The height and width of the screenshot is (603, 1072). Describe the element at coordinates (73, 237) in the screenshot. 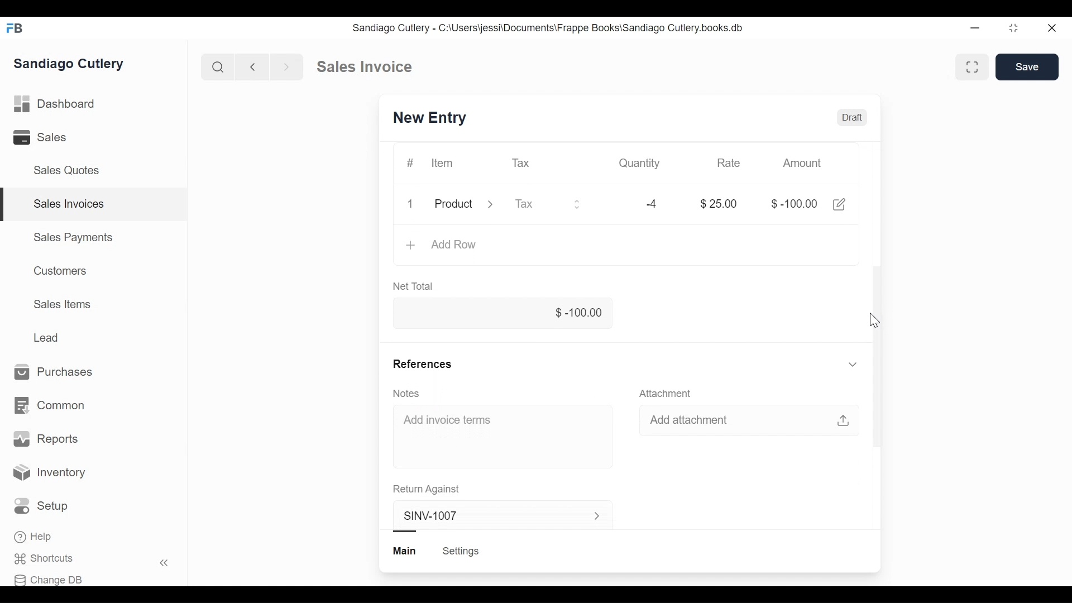

I see `Sales Payments` at that location.